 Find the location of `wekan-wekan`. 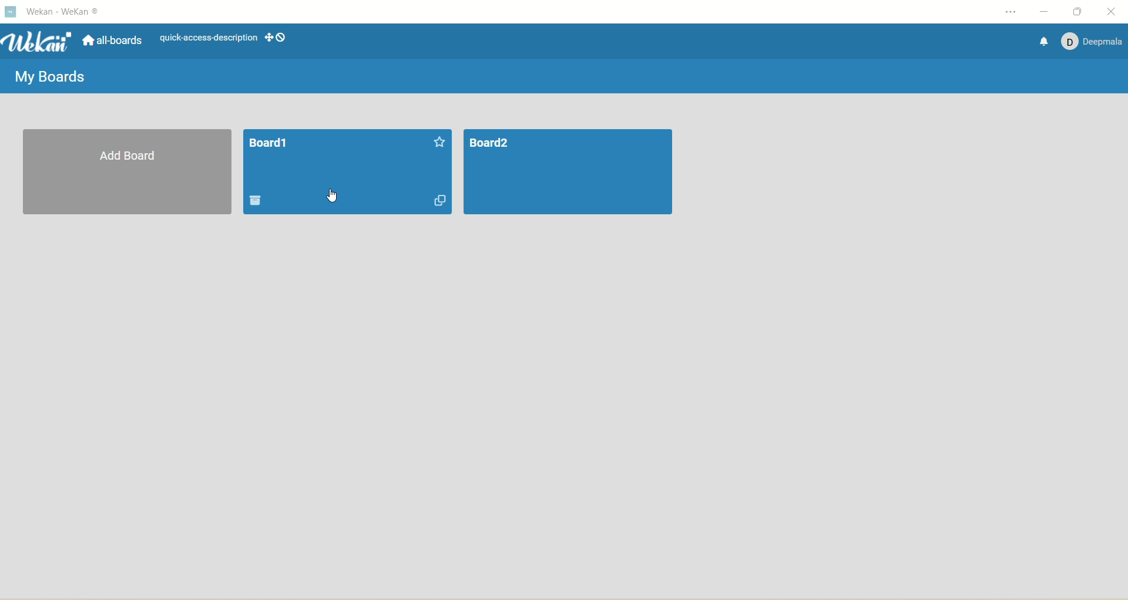

wekan-wekan is located at coordinates (67, 11).